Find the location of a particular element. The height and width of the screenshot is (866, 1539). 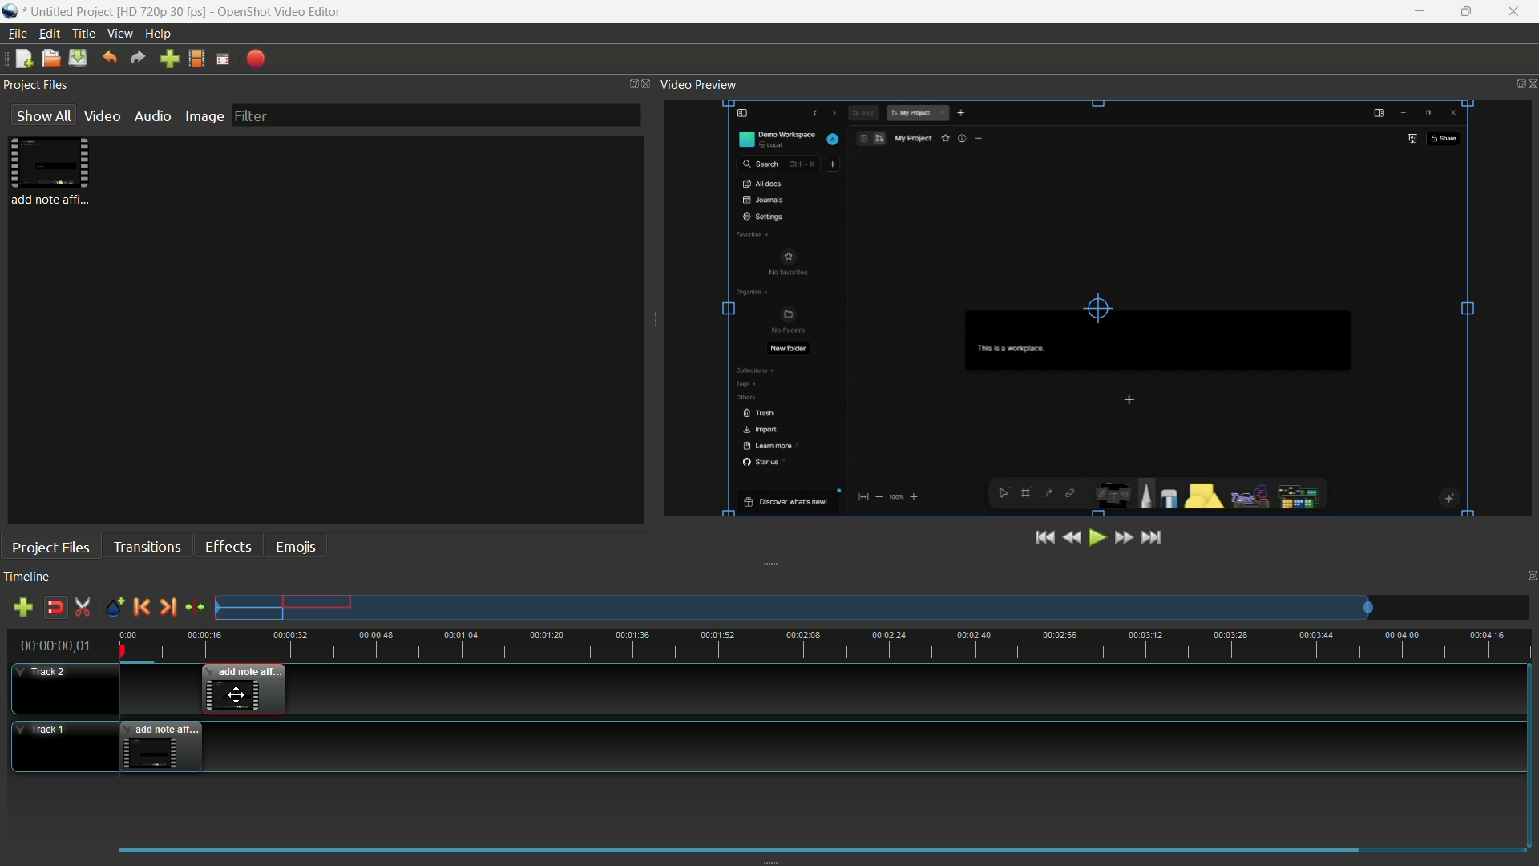

video is located at coordinates (100, 116).